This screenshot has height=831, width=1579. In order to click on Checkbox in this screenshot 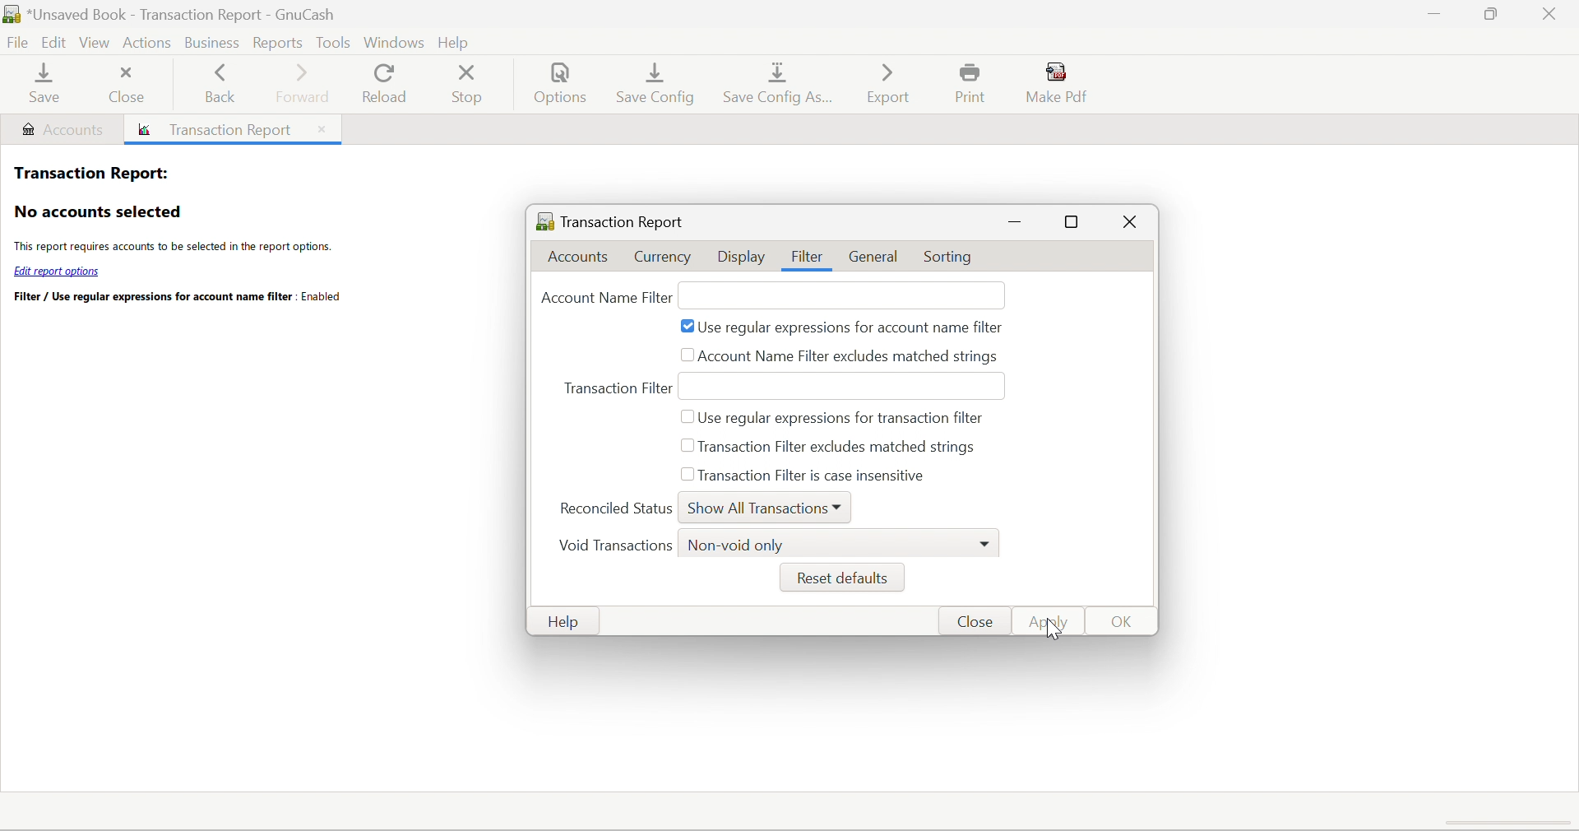, I will do `click(685, 476)`.